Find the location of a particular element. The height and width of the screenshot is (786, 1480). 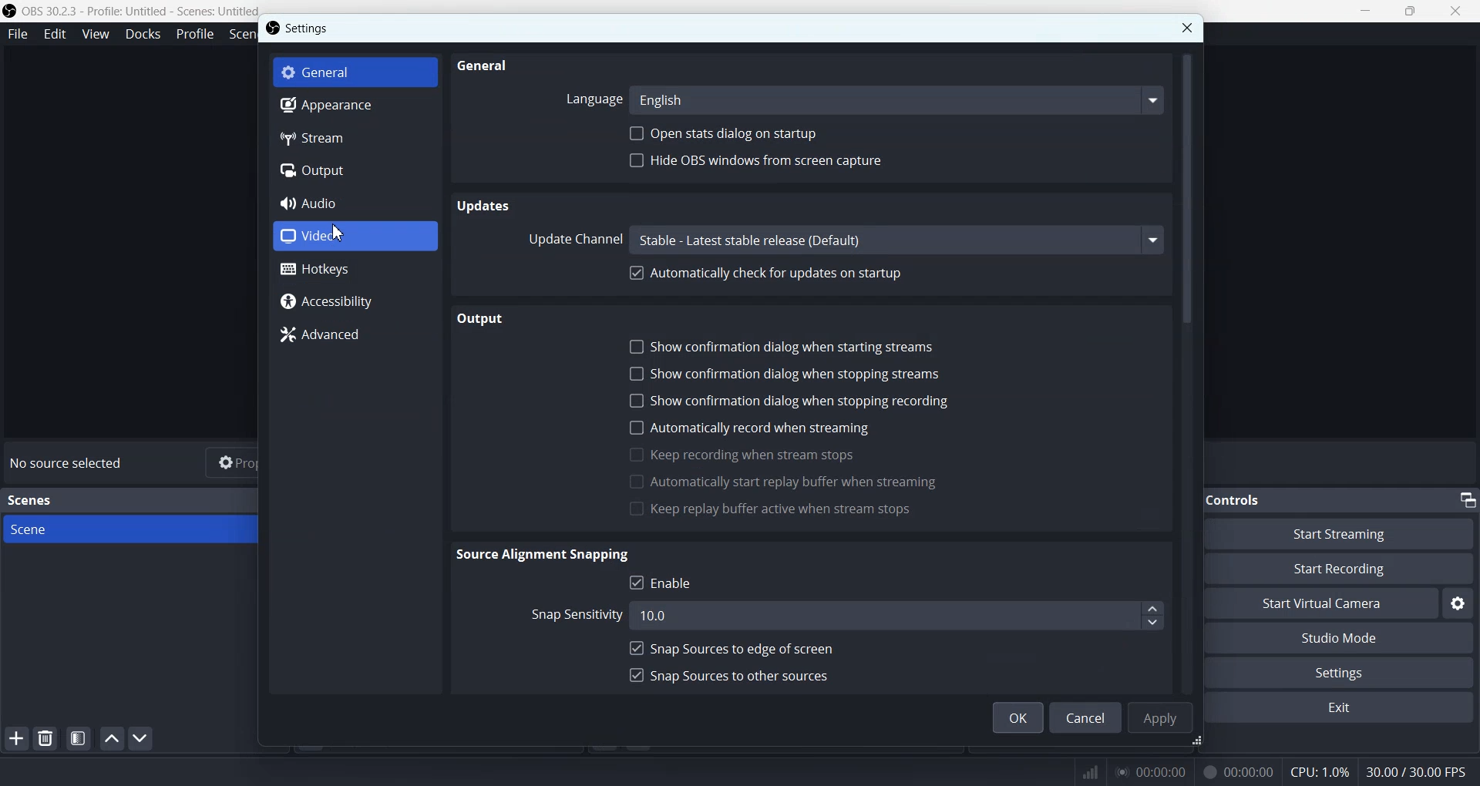

Output is located at coordinates (355, 170).